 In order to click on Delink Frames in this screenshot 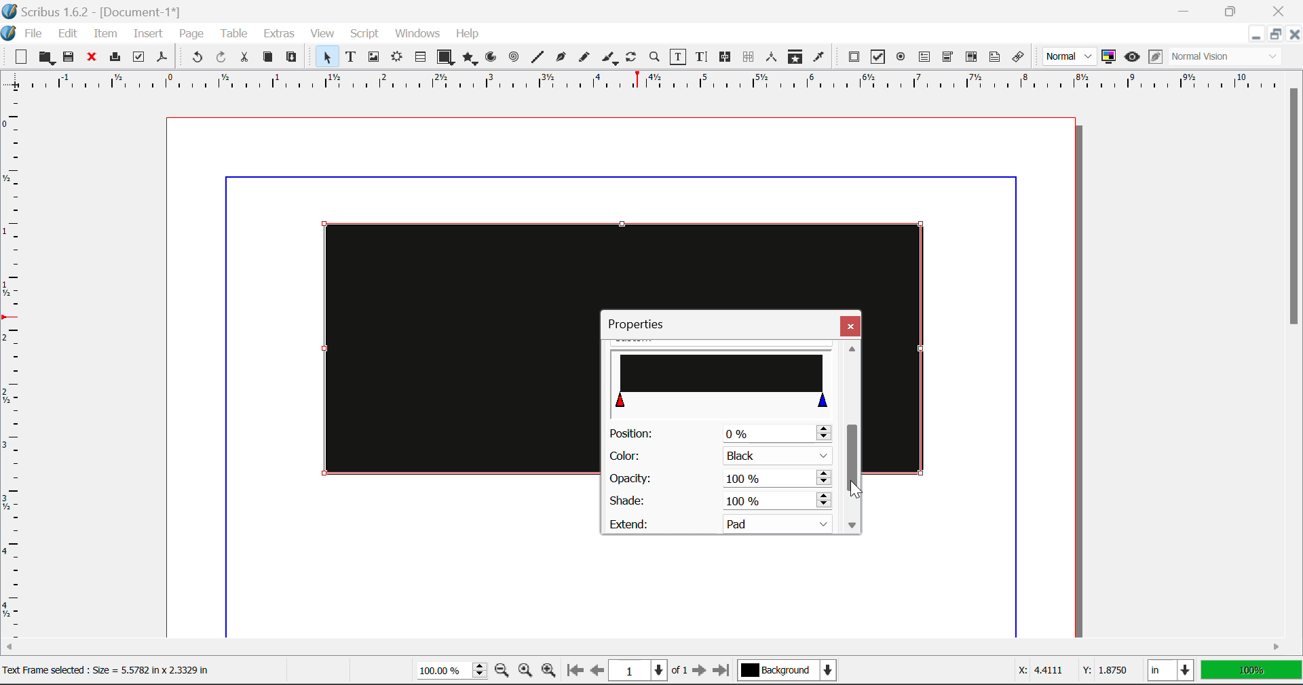, I will do `click(749, 57)`.